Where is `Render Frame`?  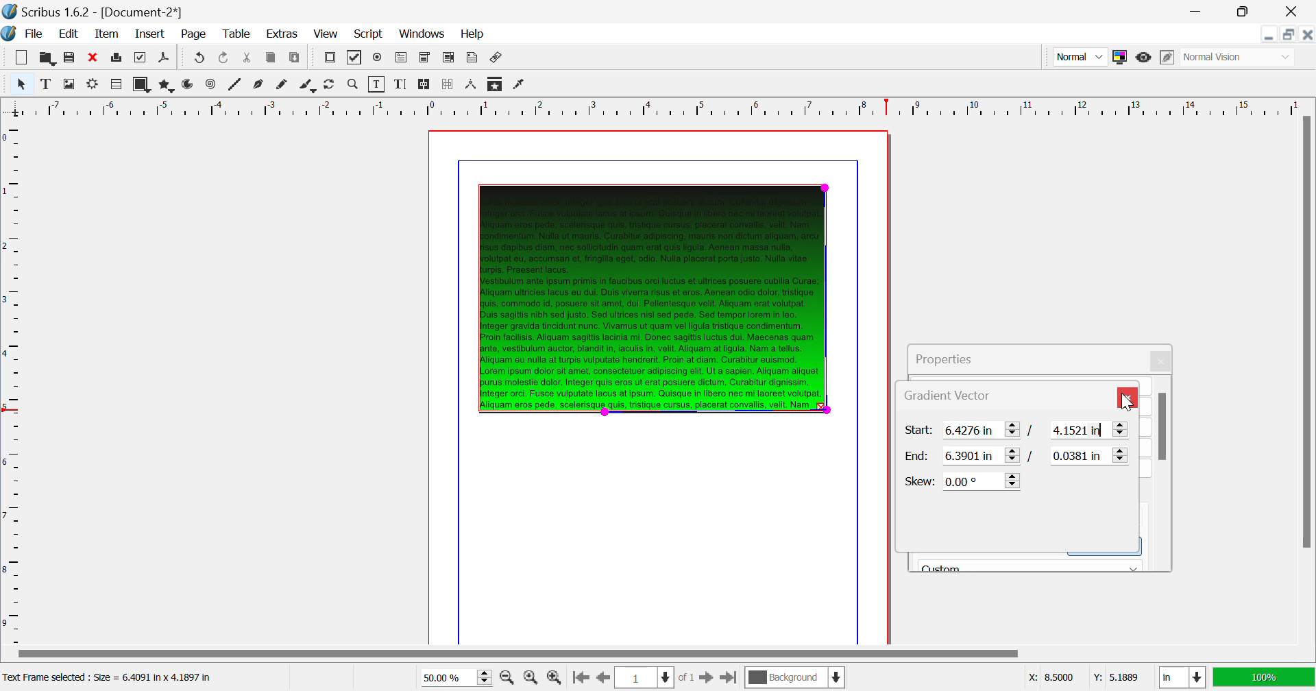
Render Frame is located at coordinates (115, 85).